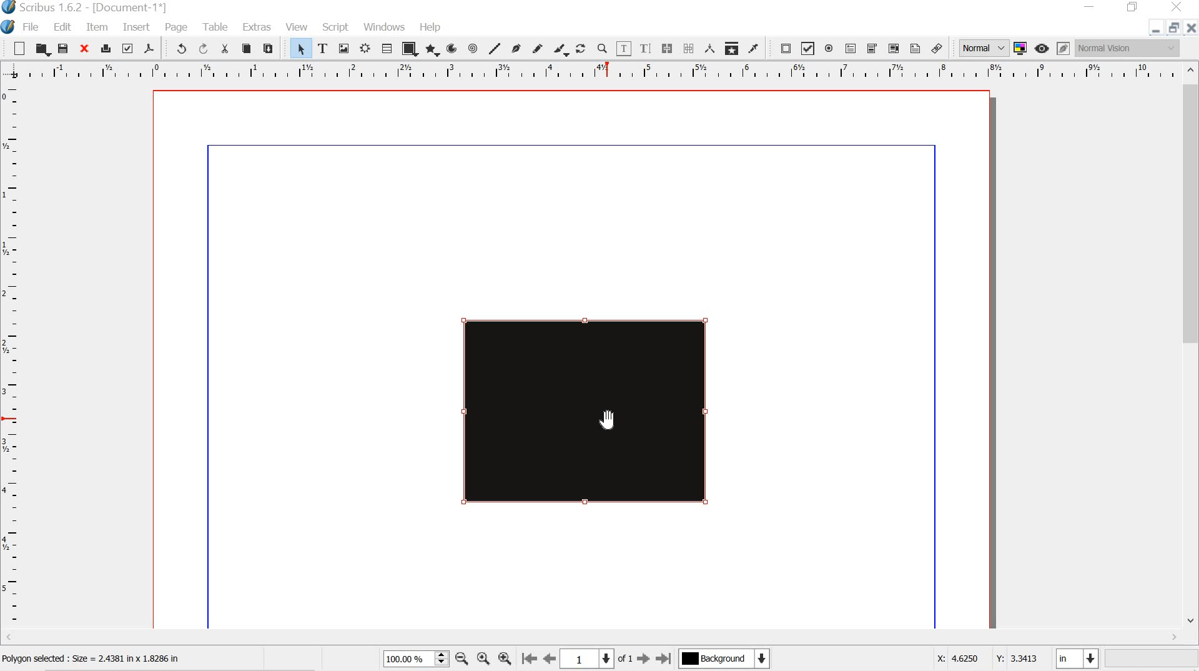  What do you see at coordinates (337, 27) in the screenshot?
I see `script` at bounding box center [337, 27].